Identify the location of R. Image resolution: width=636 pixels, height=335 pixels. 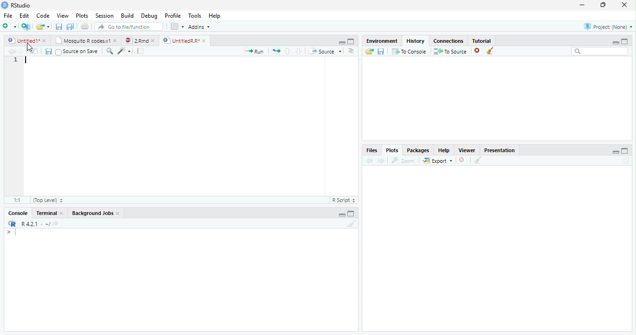
(12, 224).